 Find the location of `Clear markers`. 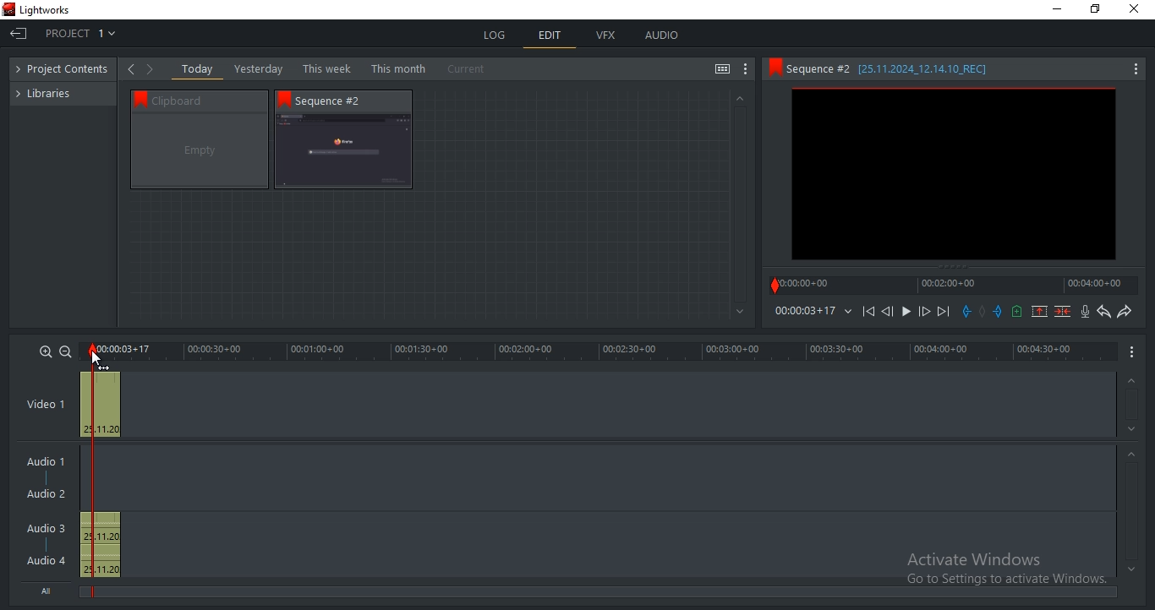

Clear markers is located at coordinates (984, 313).